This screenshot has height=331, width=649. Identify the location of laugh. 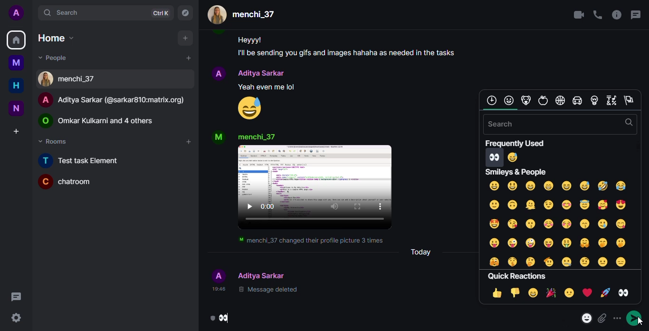
(533, 293).